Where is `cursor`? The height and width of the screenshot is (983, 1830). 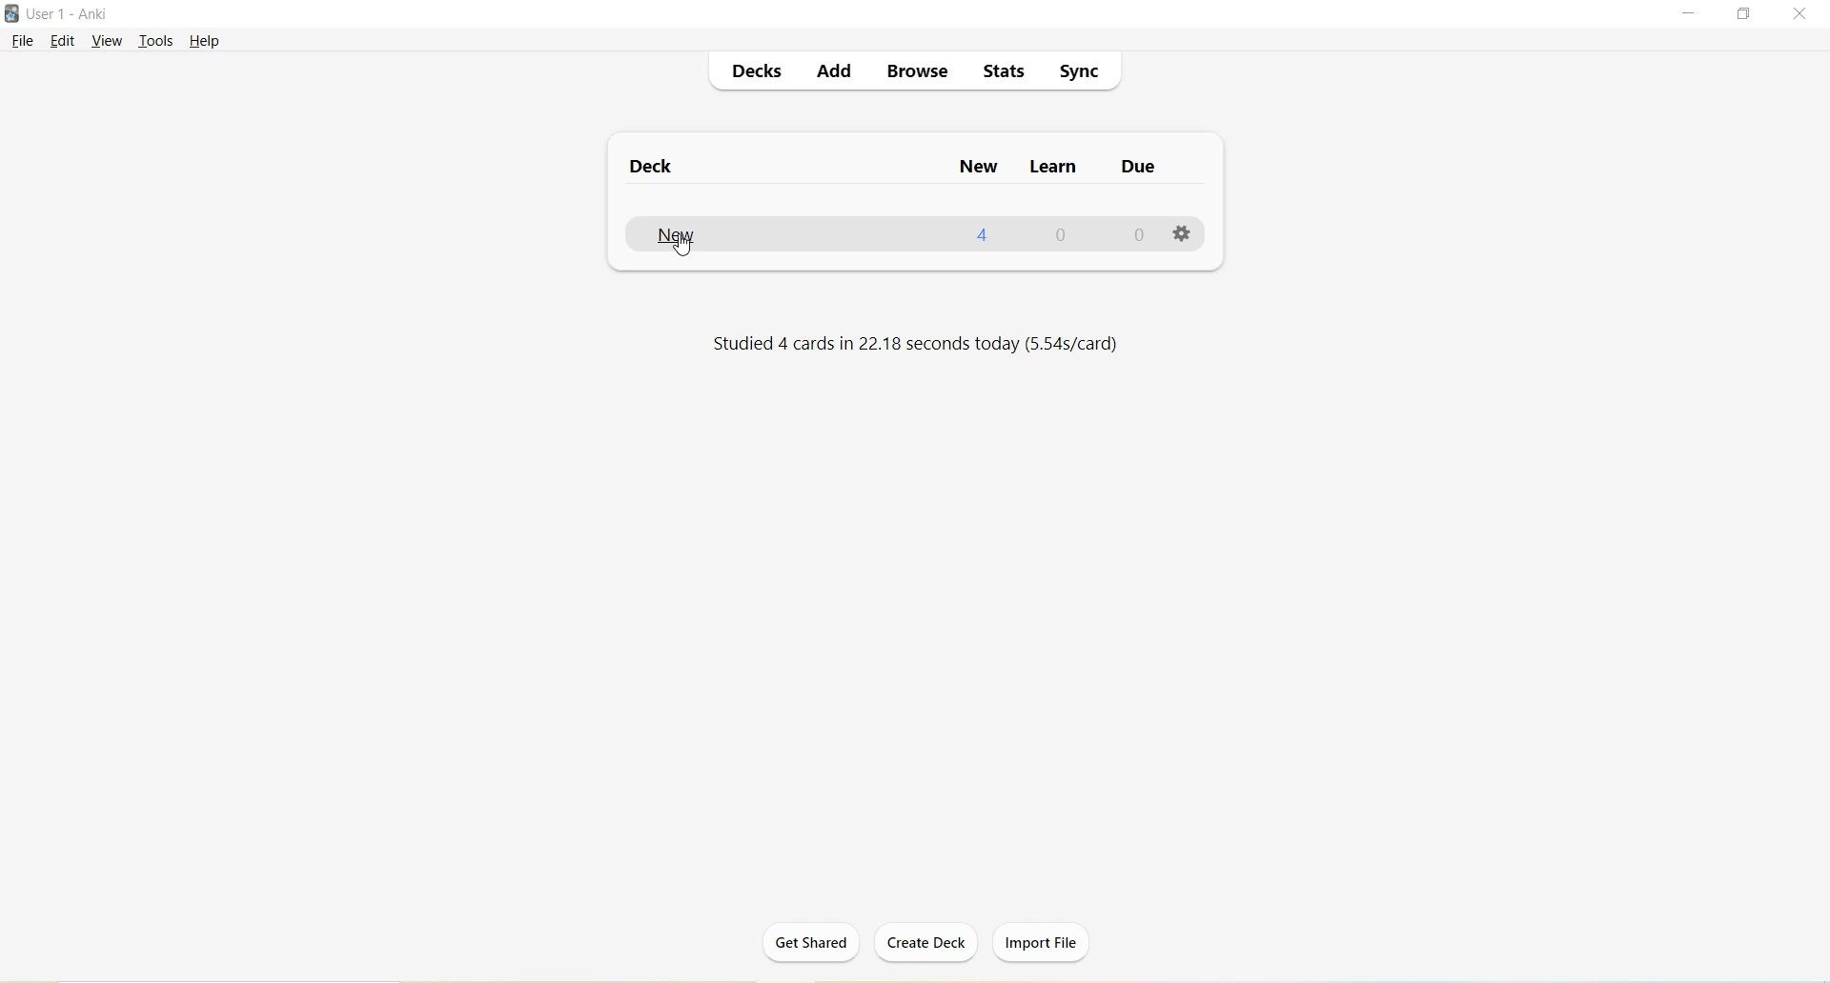 cursor is located at coordinates (685, 248).